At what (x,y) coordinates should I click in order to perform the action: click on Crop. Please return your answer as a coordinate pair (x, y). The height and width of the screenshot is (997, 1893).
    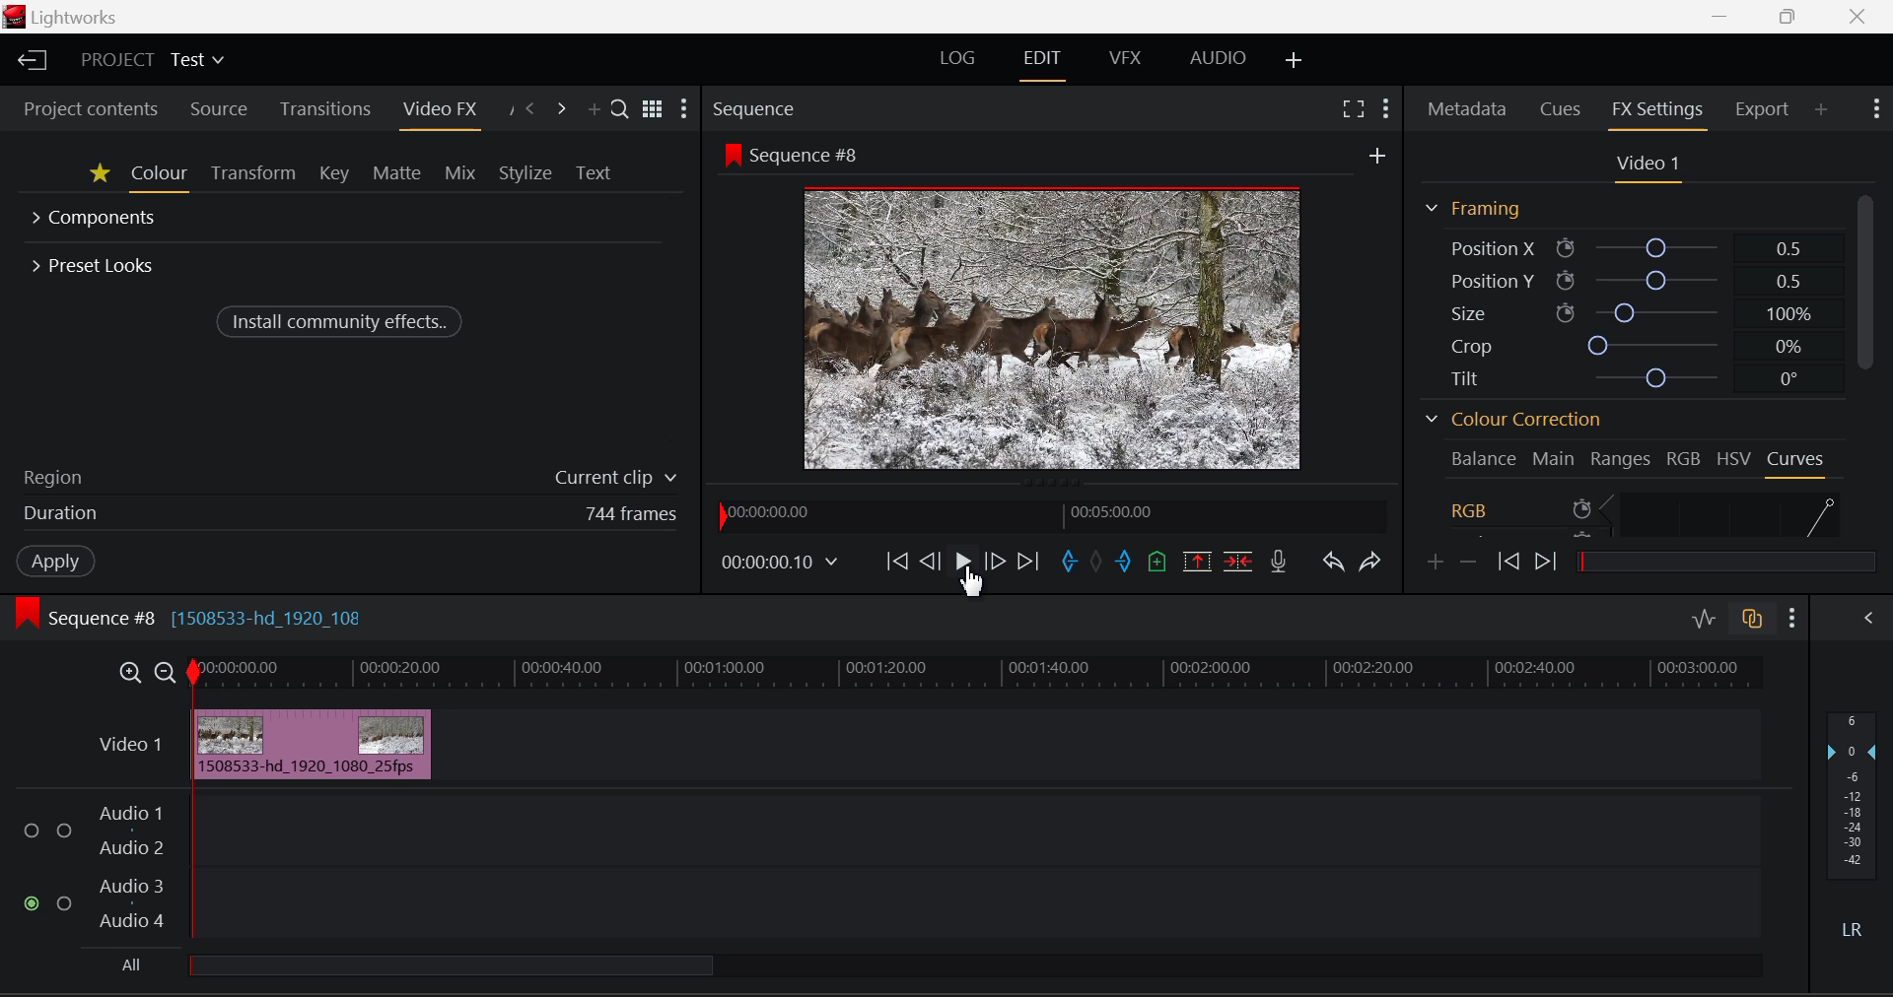
    Looking at the image, I should click on (1623, 344).